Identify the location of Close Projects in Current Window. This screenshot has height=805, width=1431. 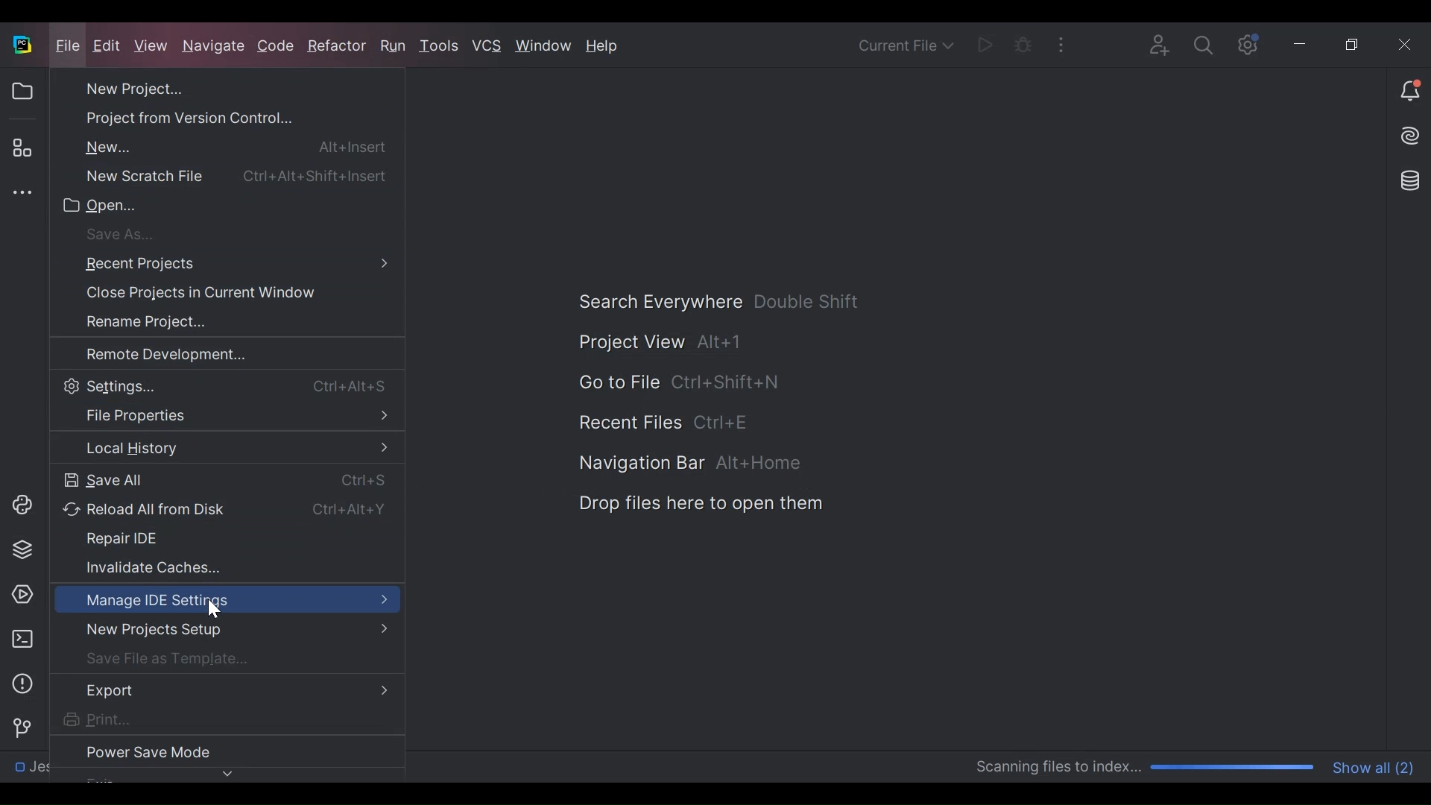
(203, 294).